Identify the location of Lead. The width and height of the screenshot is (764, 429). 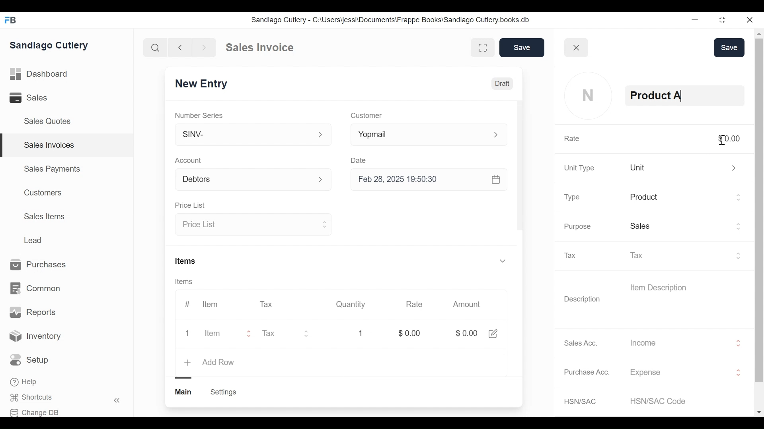
(34, 240).